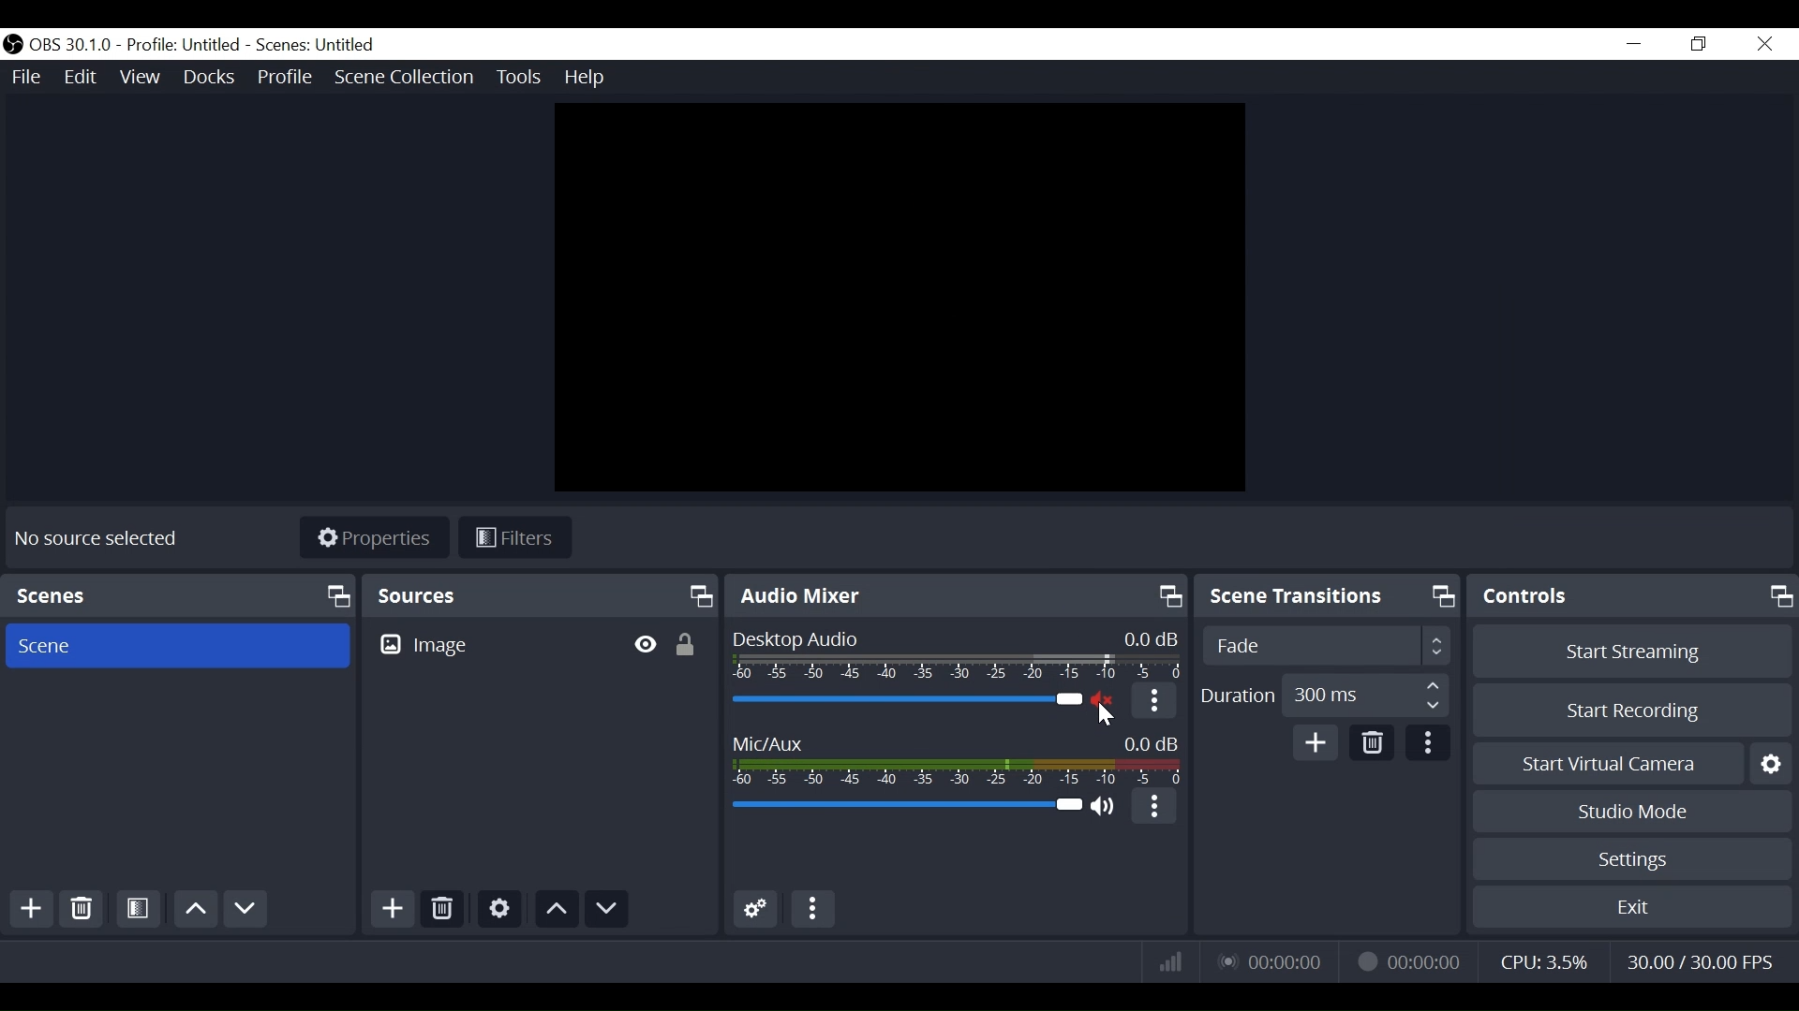 The image size is (1799, 1011). What do you see at coordinates (587, 78) in the screenshot?
I see `Help` at bounding box center [587, 78].